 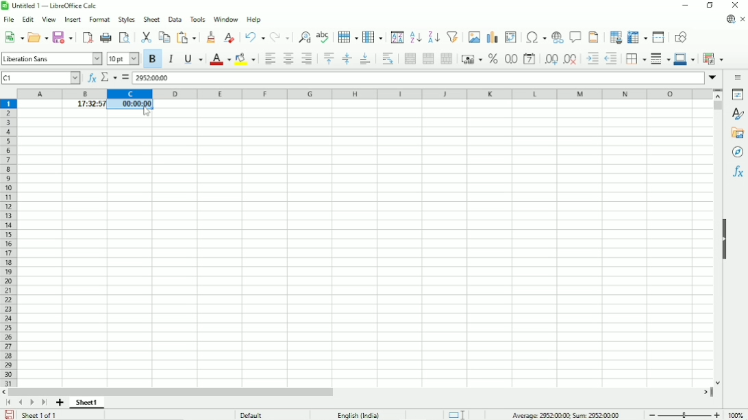 I want to click on Cell name, so click(x=40, y=77).